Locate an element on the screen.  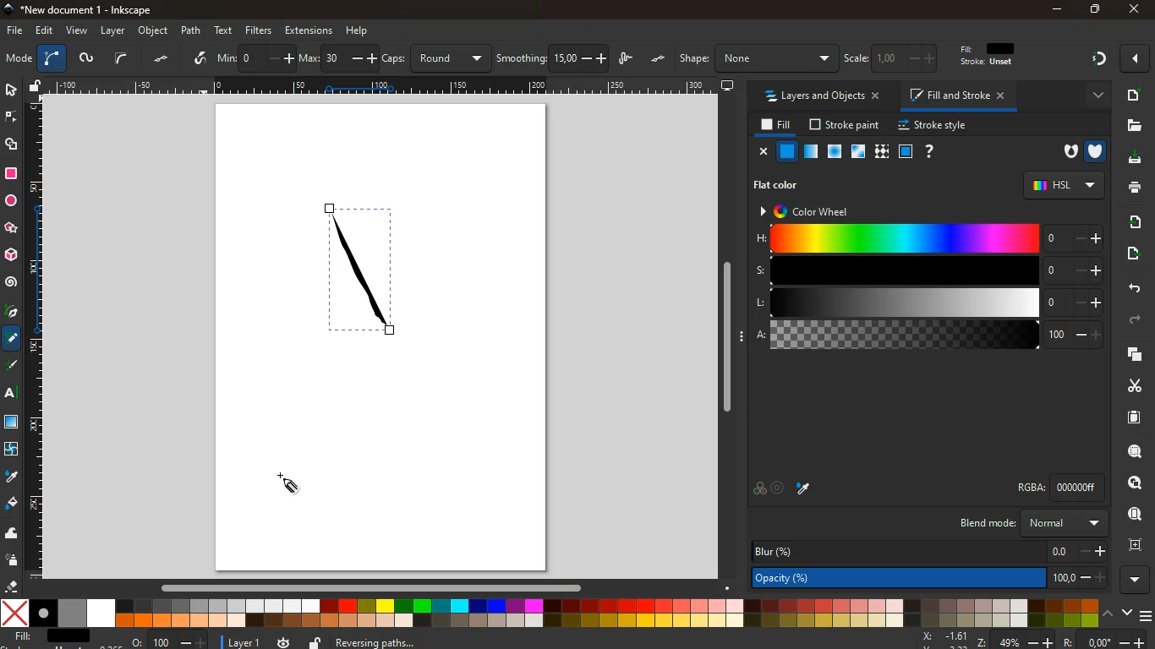
mode is located at coordinates (19, 60).